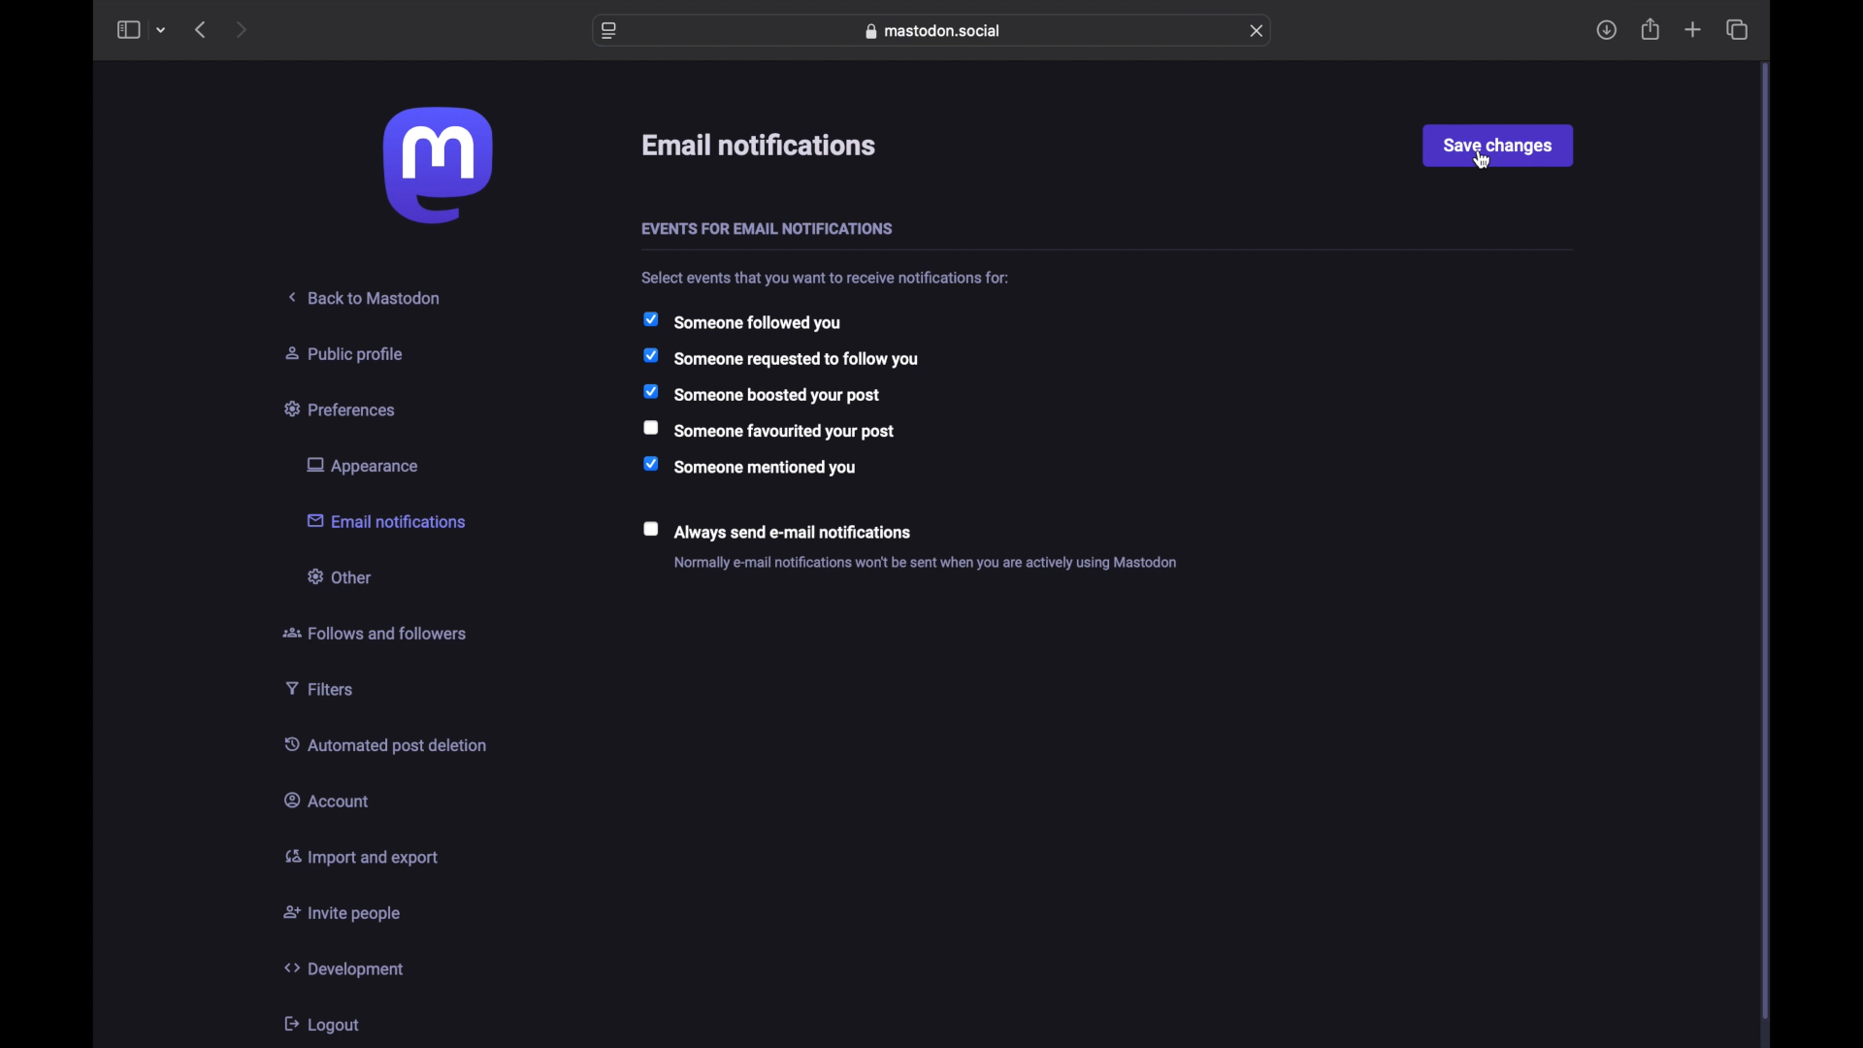  What do you see at coordinates (327, 799) in the screenshot?
I see `account` at bounding box center [327, 799].